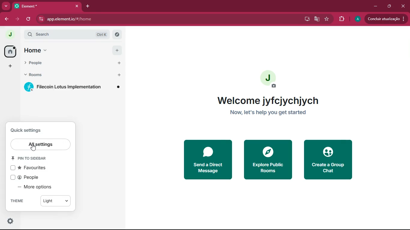 The width and height of the screenshot is (410, 230). I want to click on add button, so click(118, 62).